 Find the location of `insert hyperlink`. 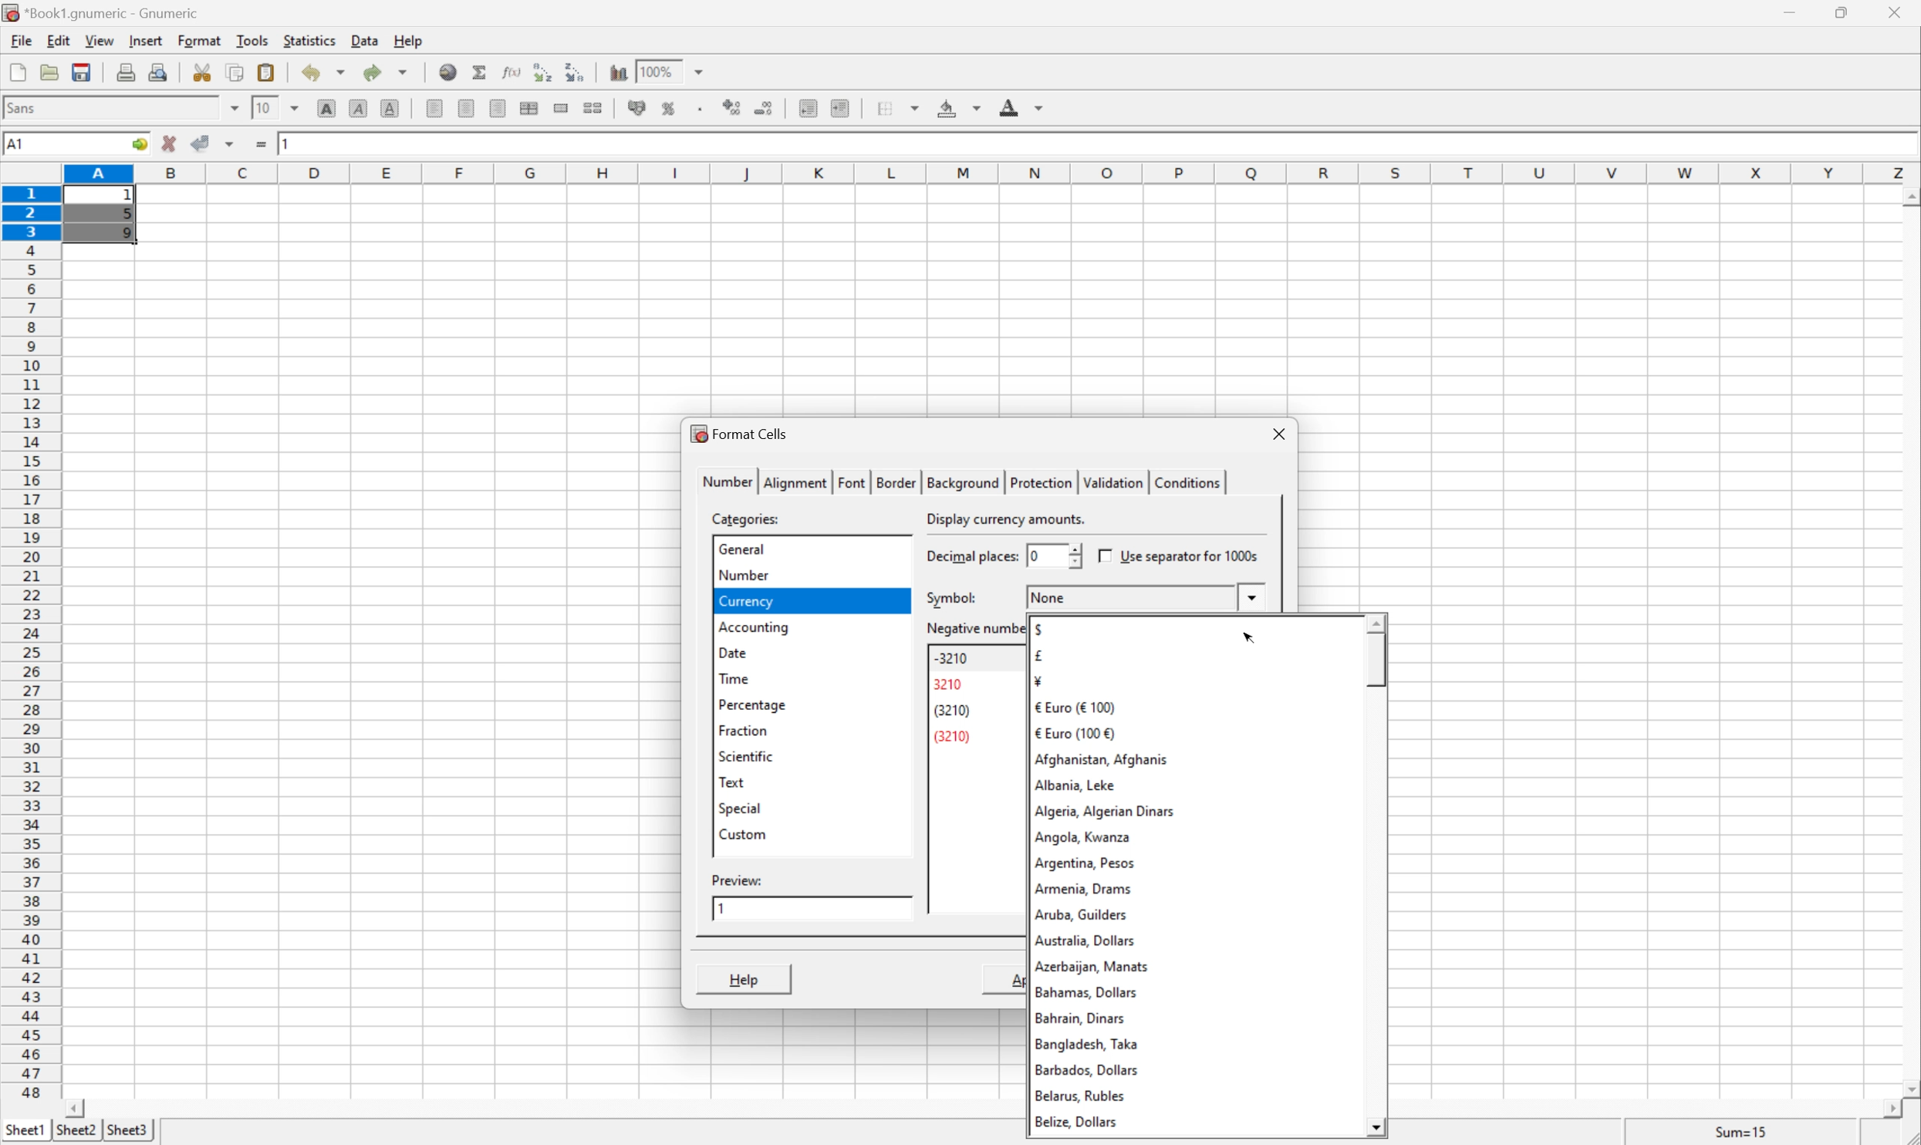

insert hyperlink is located at coordinates (449, 70).